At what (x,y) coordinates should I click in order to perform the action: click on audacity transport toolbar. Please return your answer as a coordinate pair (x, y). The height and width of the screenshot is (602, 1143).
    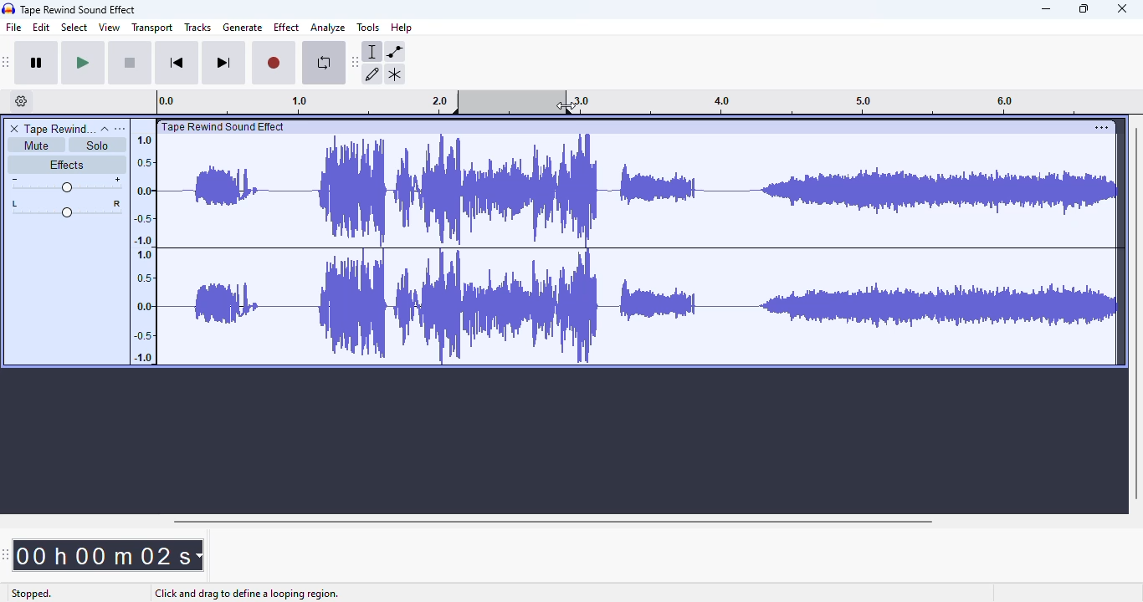
    Looking at the image, I should click on (6, 63).